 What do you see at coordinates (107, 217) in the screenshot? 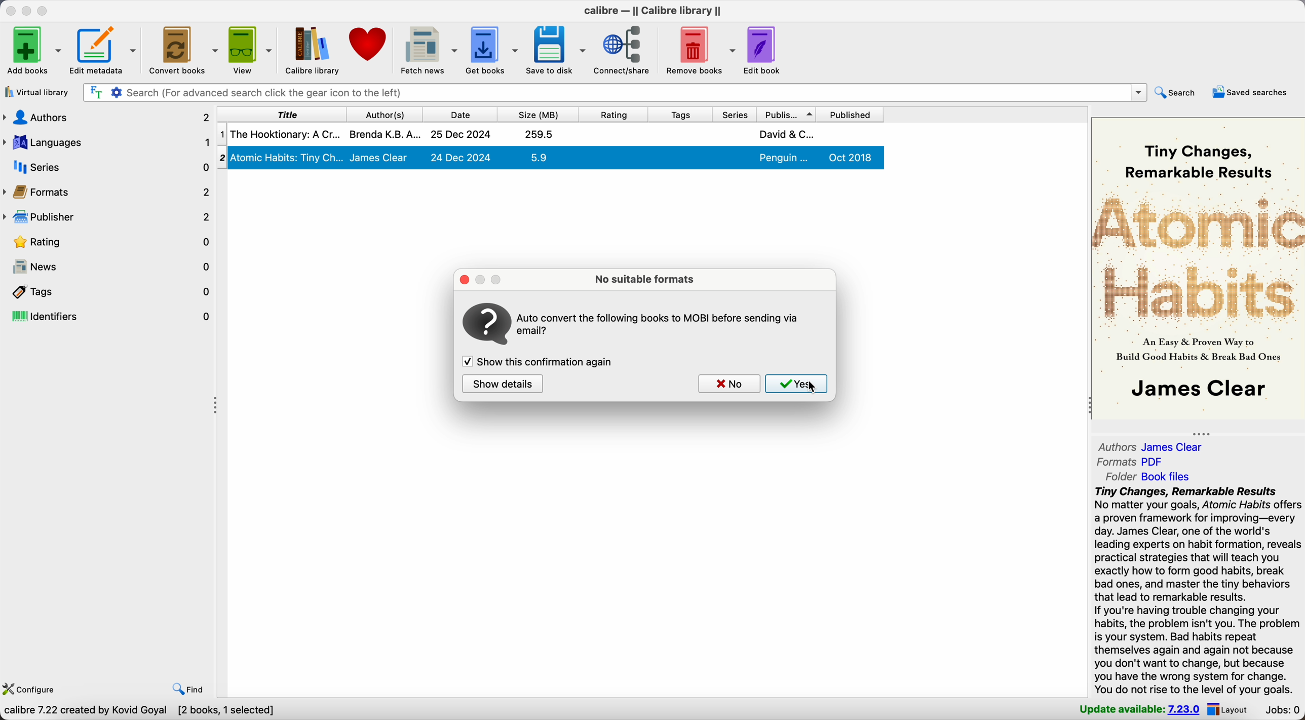
I see `publisher` at bounding box center [107, 217].